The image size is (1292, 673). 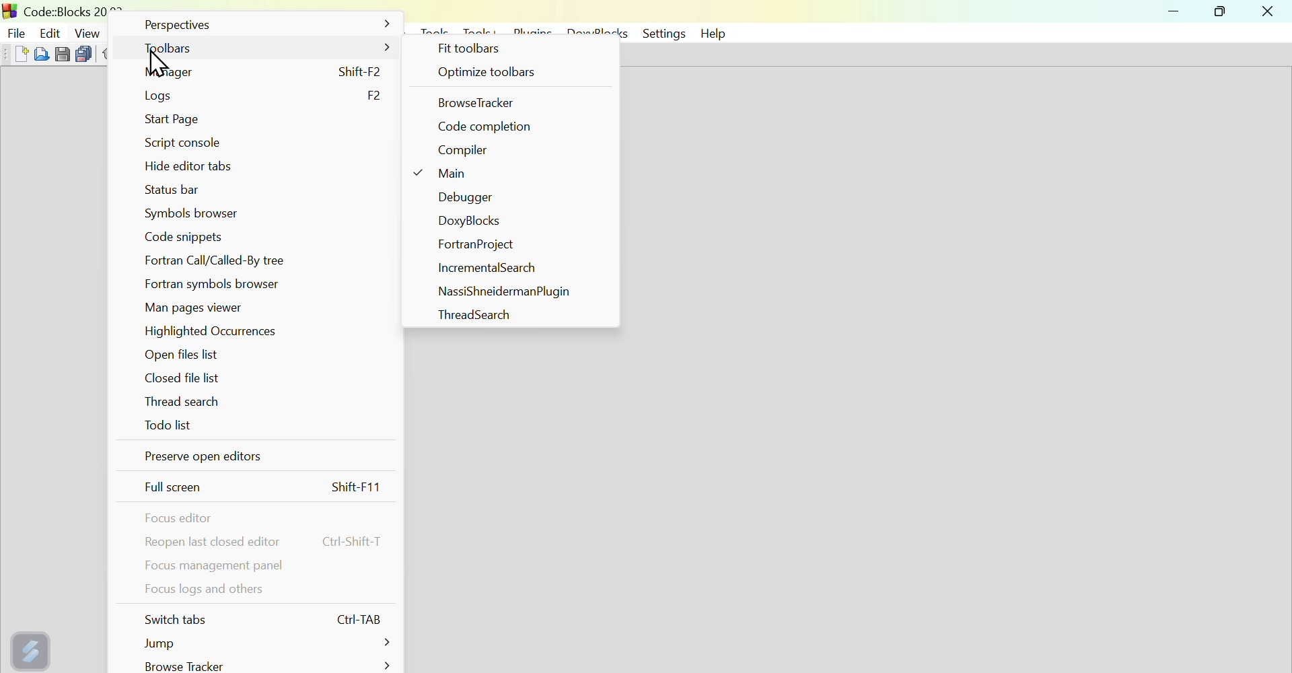 I want to click on Reopen last closed editor, so click(x=267, y=542).